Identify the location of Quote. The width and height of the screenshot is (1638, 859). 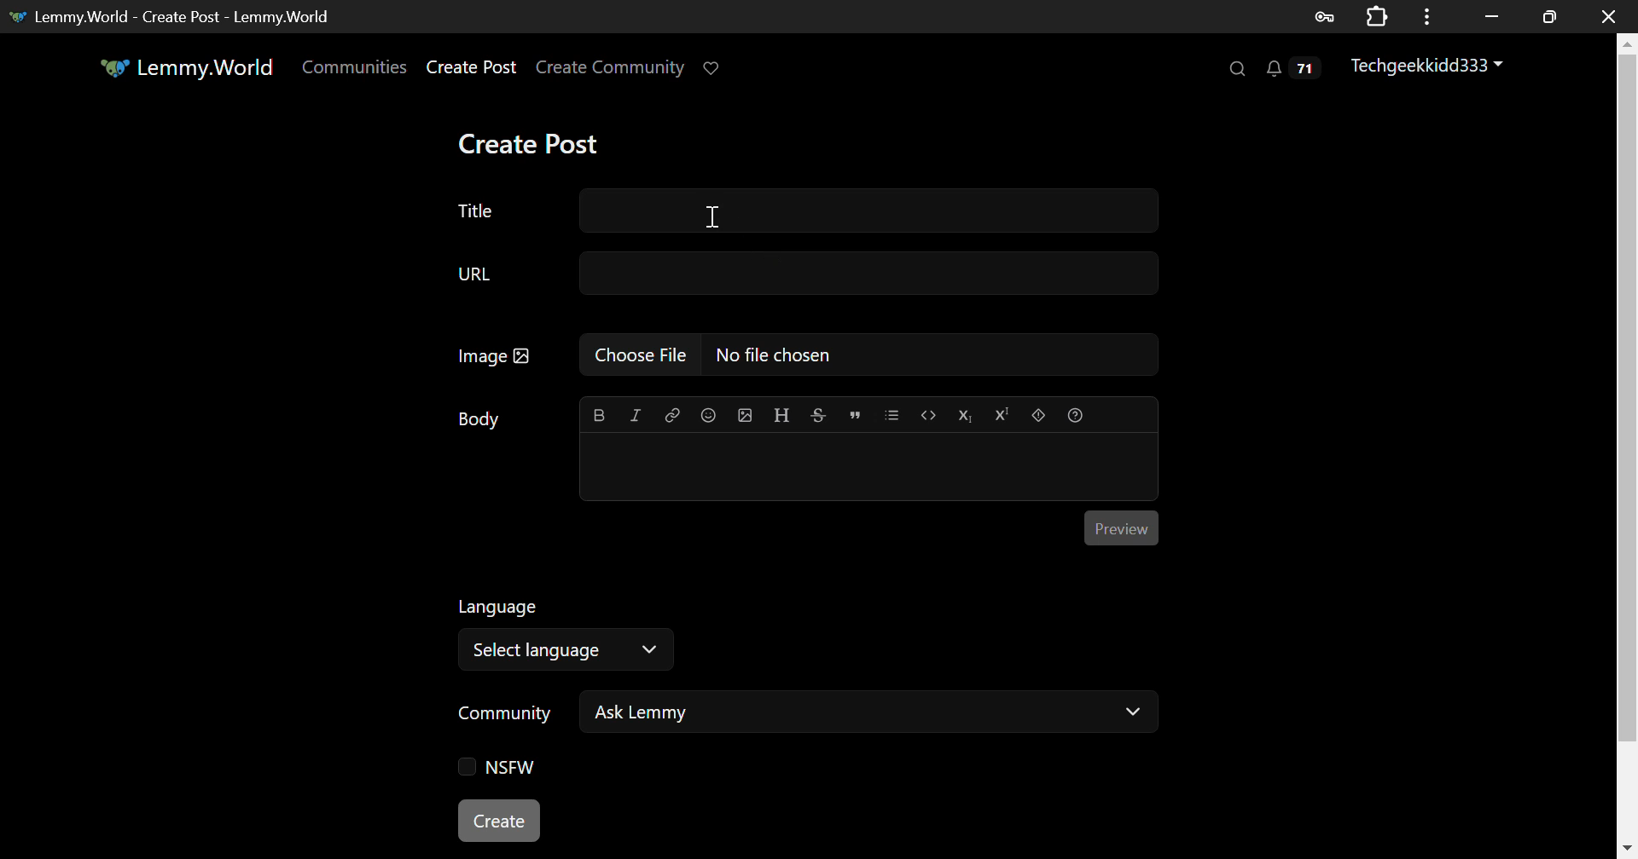
(853, 416).